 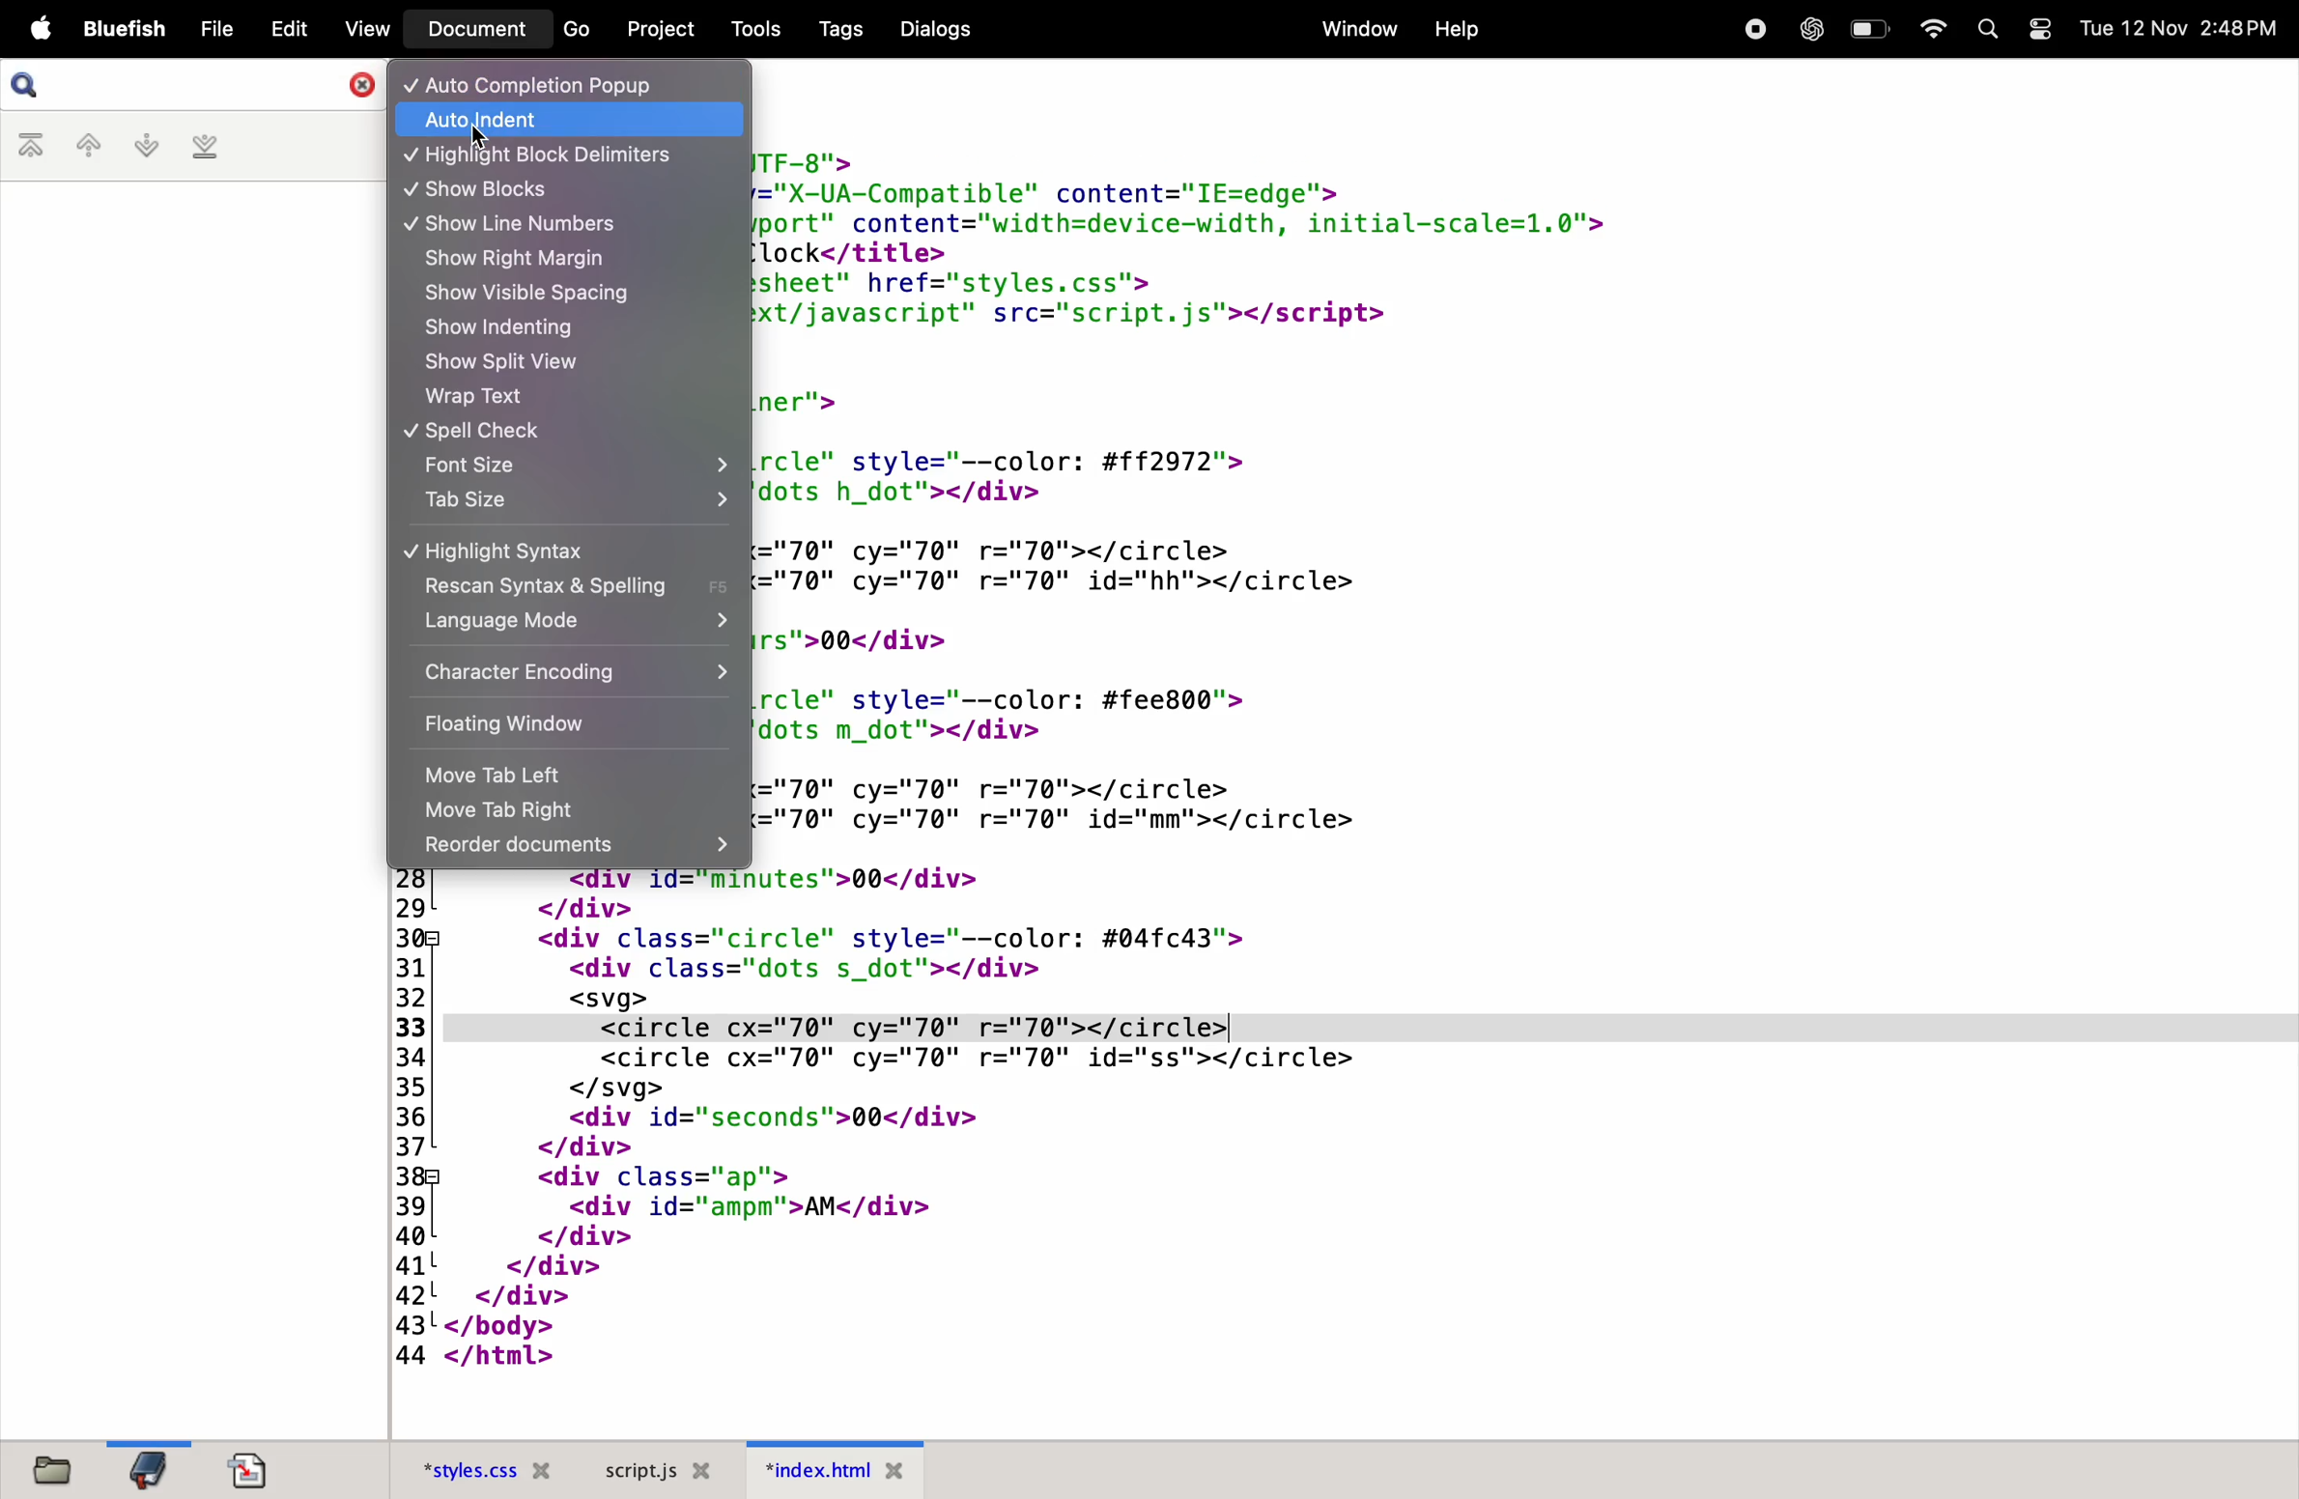 I want to click on projects, so click(x=662, y=29).